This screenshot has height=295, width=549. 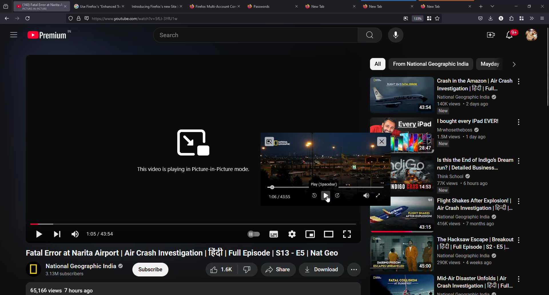 What do you see at coordinates (480, 7) in the screenshot?
I see `add` at bounding box center [480, 7].